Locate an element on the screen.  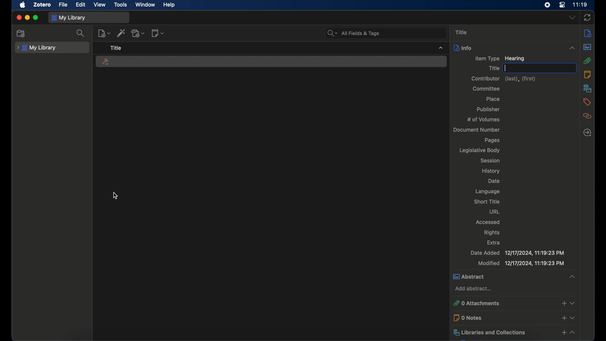
document number is located at coordinates (477, 130).